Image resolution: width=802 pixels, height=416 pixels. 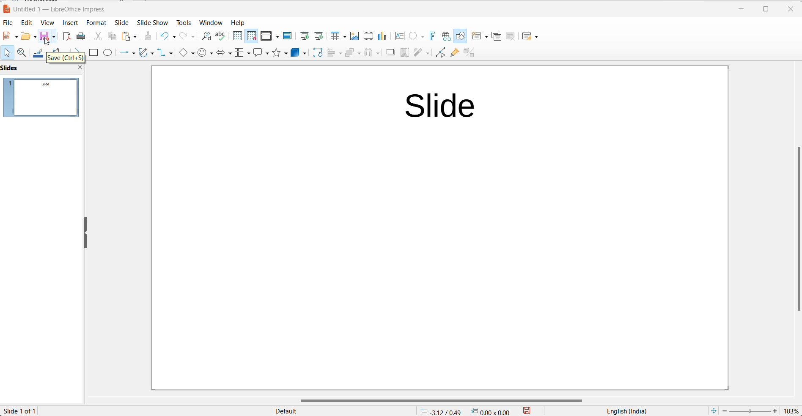 I want to click on insert fontwork text, so click(x=431, y=36).